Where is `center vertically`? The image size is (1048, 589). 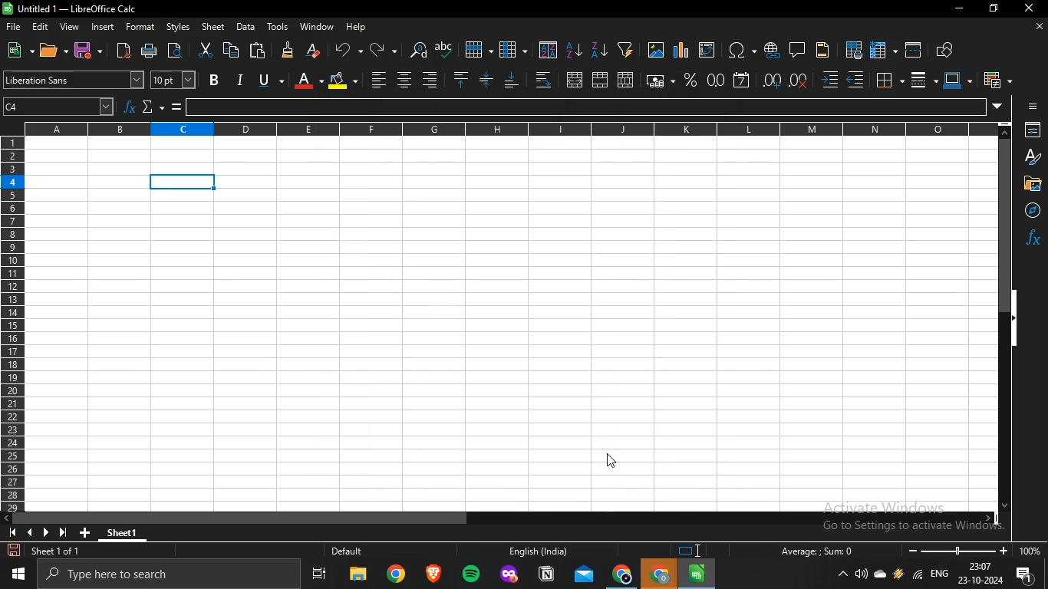 center vertically is located at coordinates (486, 79).